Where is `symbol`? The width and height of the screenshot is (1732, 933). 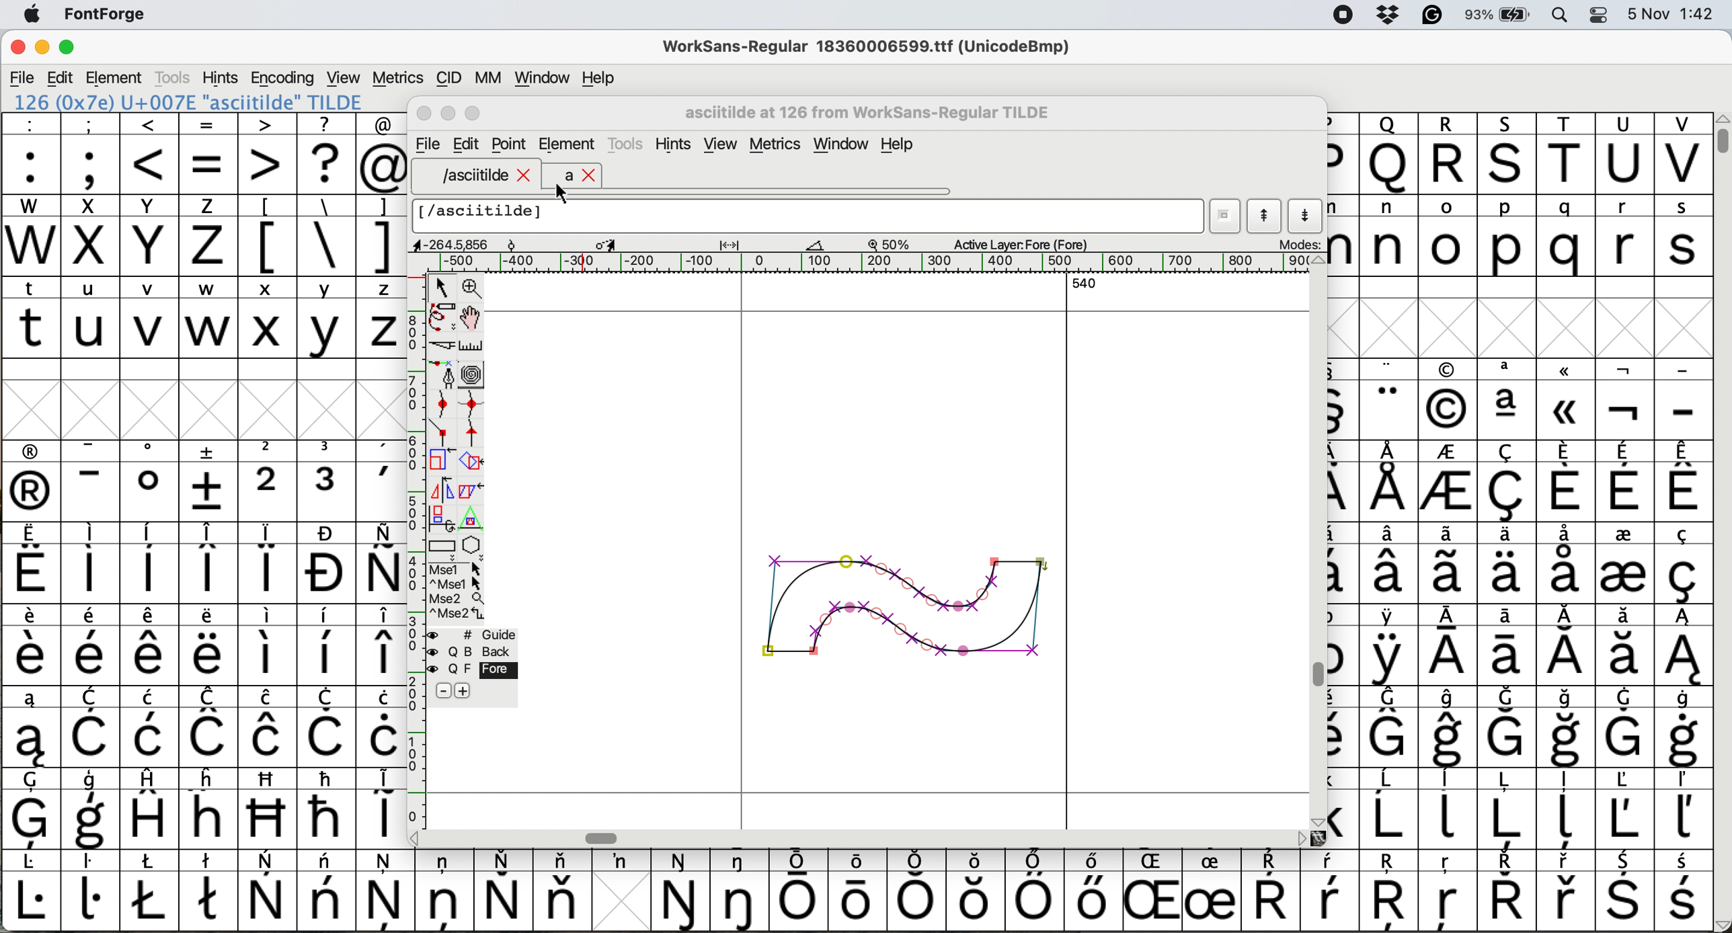
symbol is located at coordinates (1683, 727).